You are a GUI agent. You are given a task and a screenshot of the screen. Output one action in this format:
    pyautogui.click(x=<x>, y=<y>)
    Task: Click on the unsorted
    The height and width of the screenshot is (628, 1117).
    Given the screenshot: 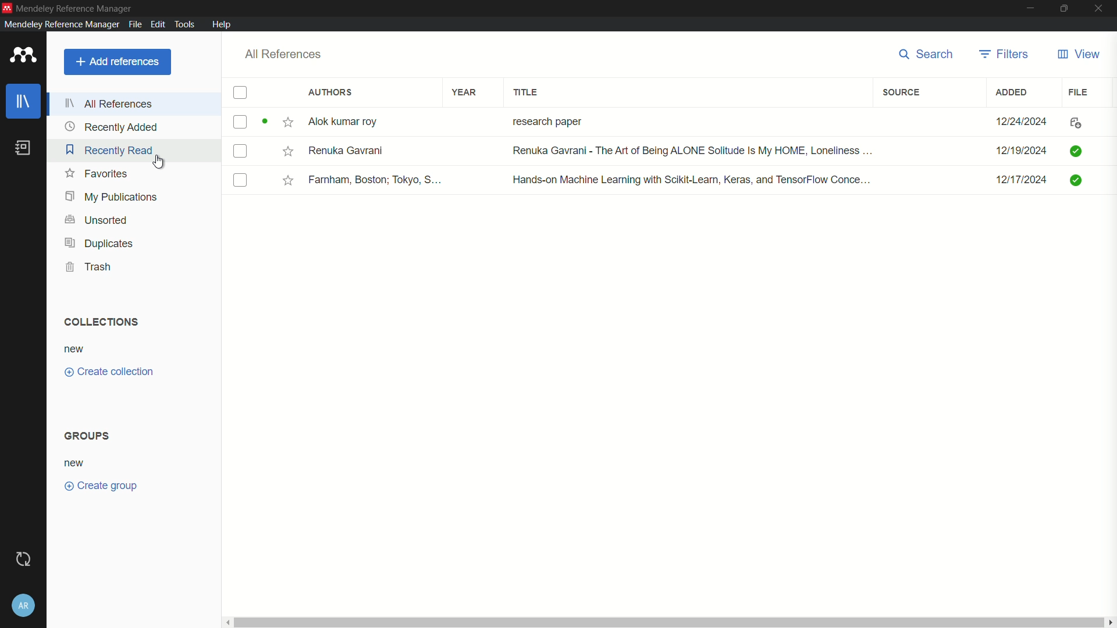 What is the action you would take?
    pyautogui.click(x=97, y=220)
    